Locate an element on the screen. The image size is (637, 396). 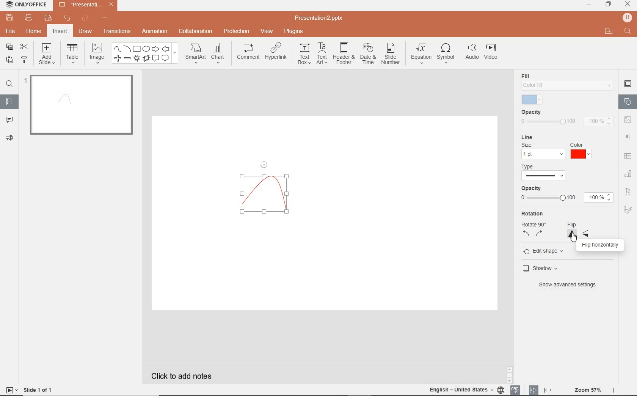
CHART SETTINGS is located at coordinates (629, 173).